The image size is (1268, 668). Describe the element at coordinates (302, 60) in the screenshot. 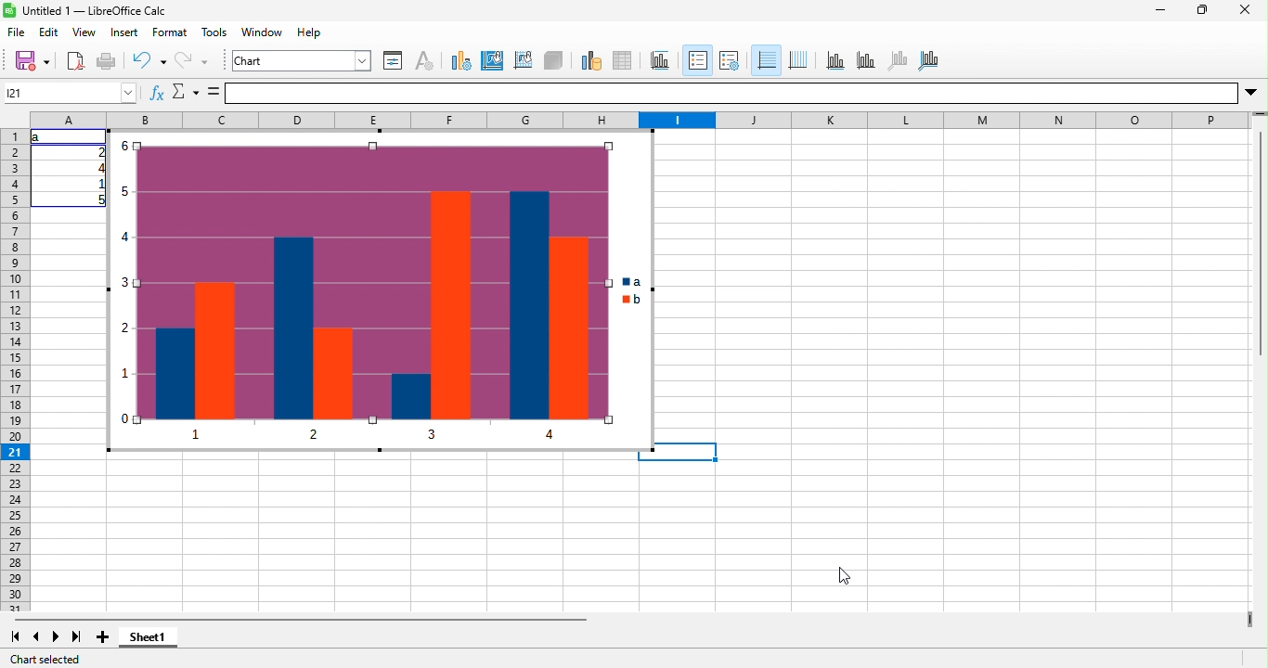

I see `chart area` at that location.